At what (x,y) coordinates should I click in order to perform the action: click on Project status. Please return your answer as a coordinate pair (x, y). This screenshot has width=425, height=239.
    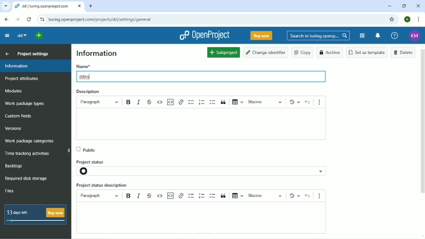
    Looking at the image, I should click on (95, 160).